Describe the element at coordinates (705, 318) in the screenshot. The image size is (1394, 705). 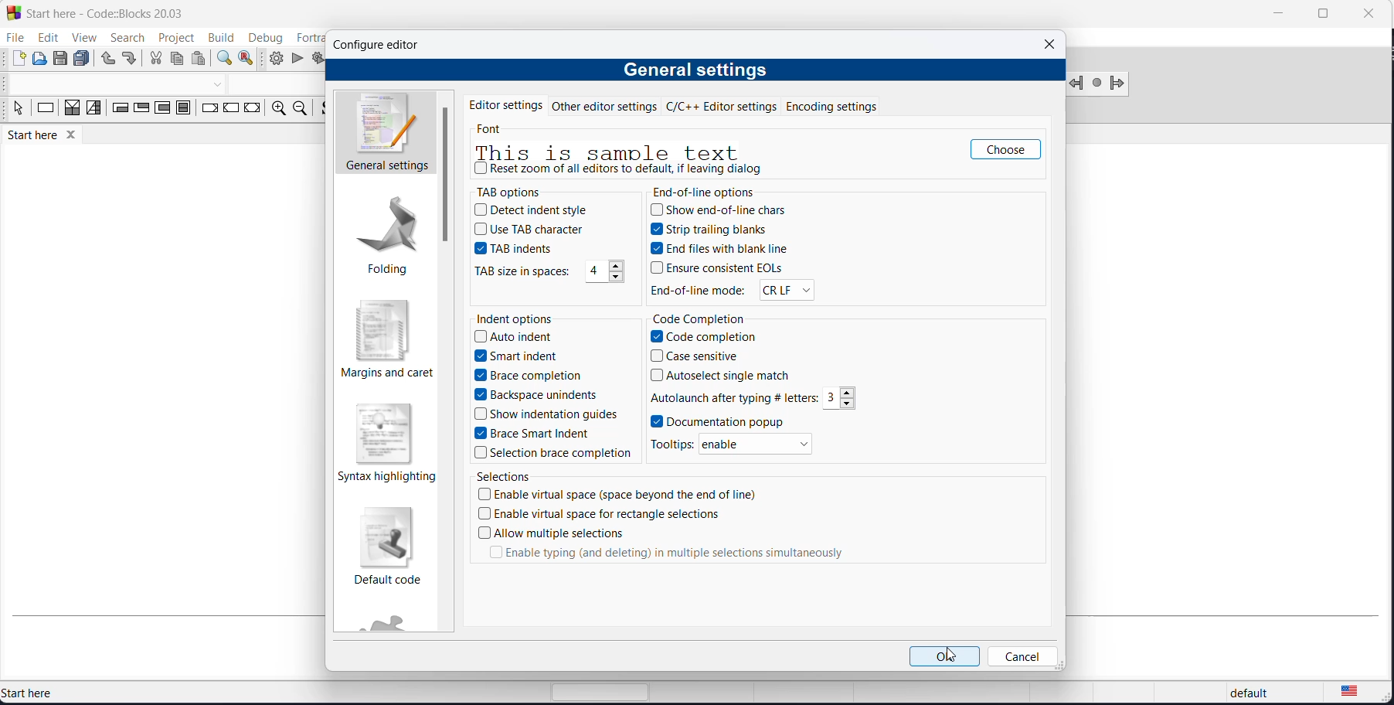
I see `code completion` at that location.